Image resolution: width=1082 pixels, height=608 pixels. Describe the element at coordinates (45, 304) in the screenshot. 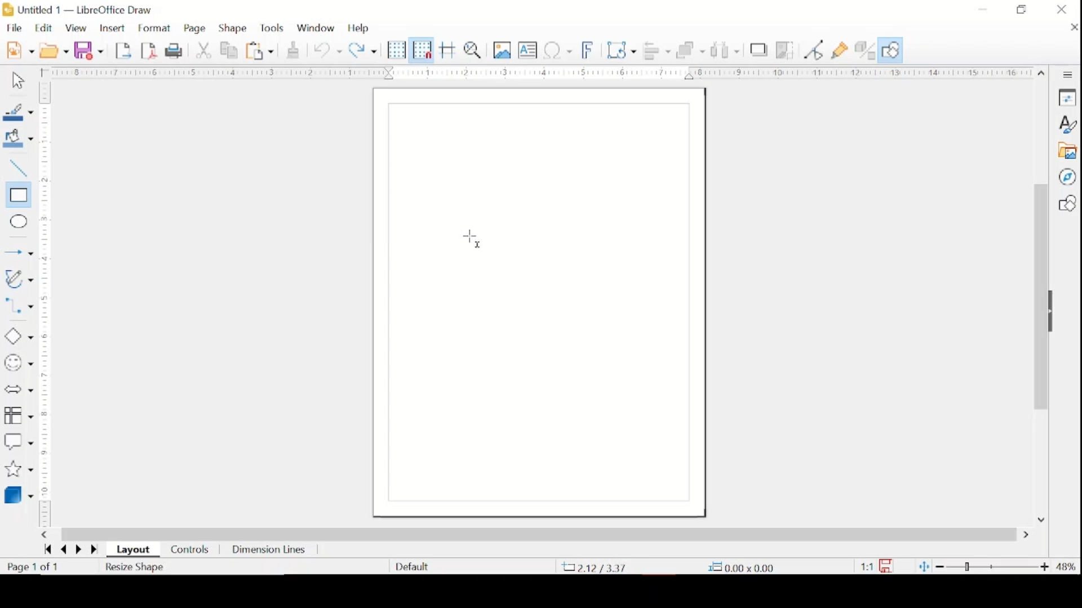

I see `margin` at that location.